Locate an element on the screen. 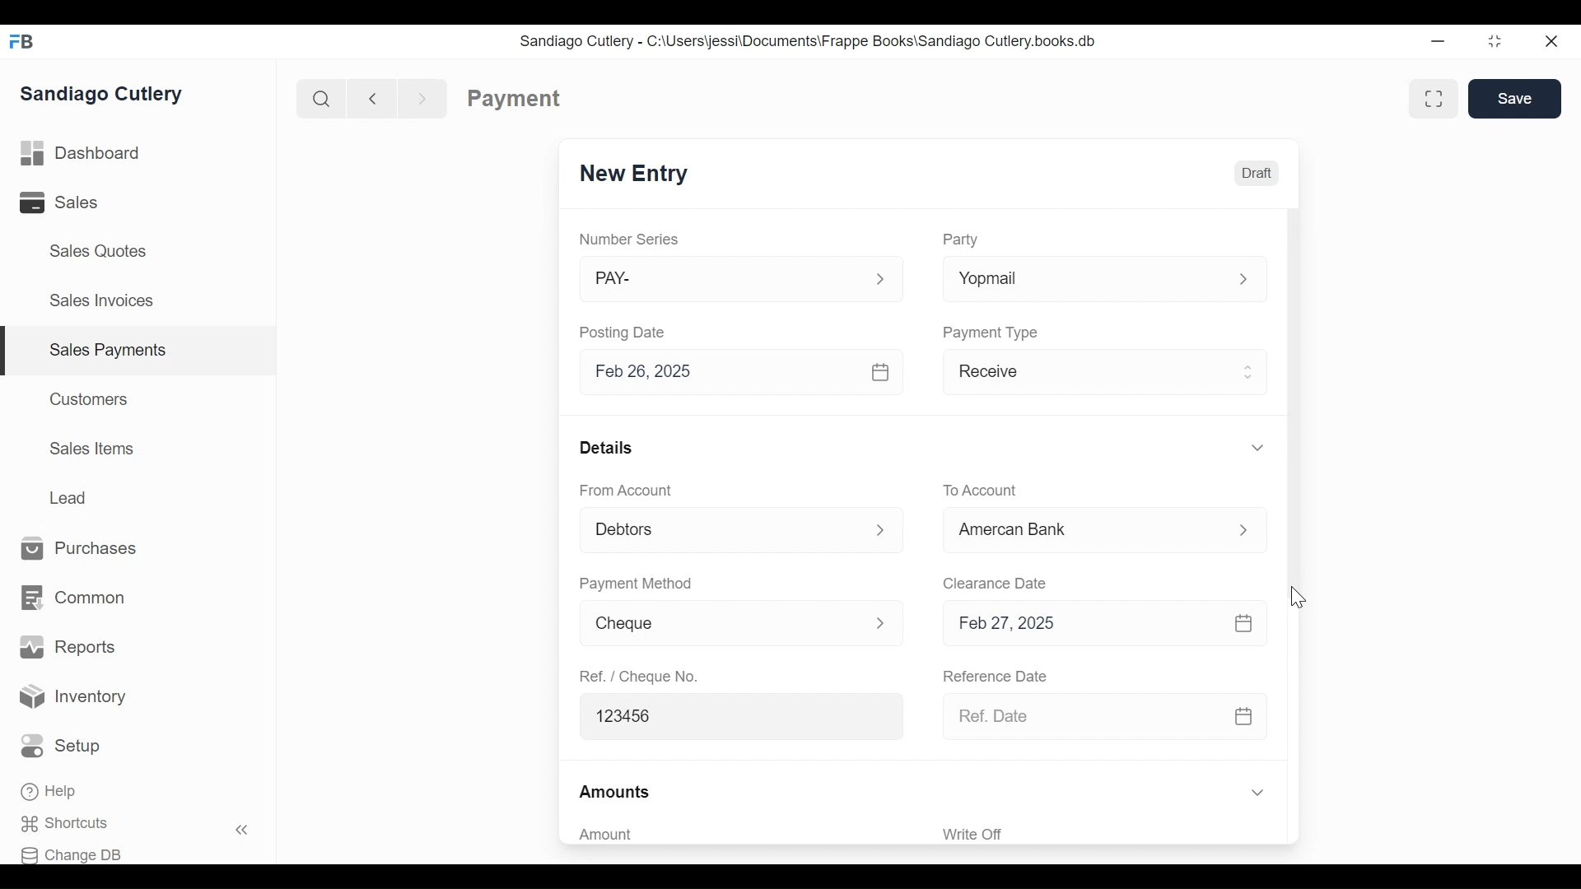 The image size is (1581, 889). Search is located at coordinates (318, 98).